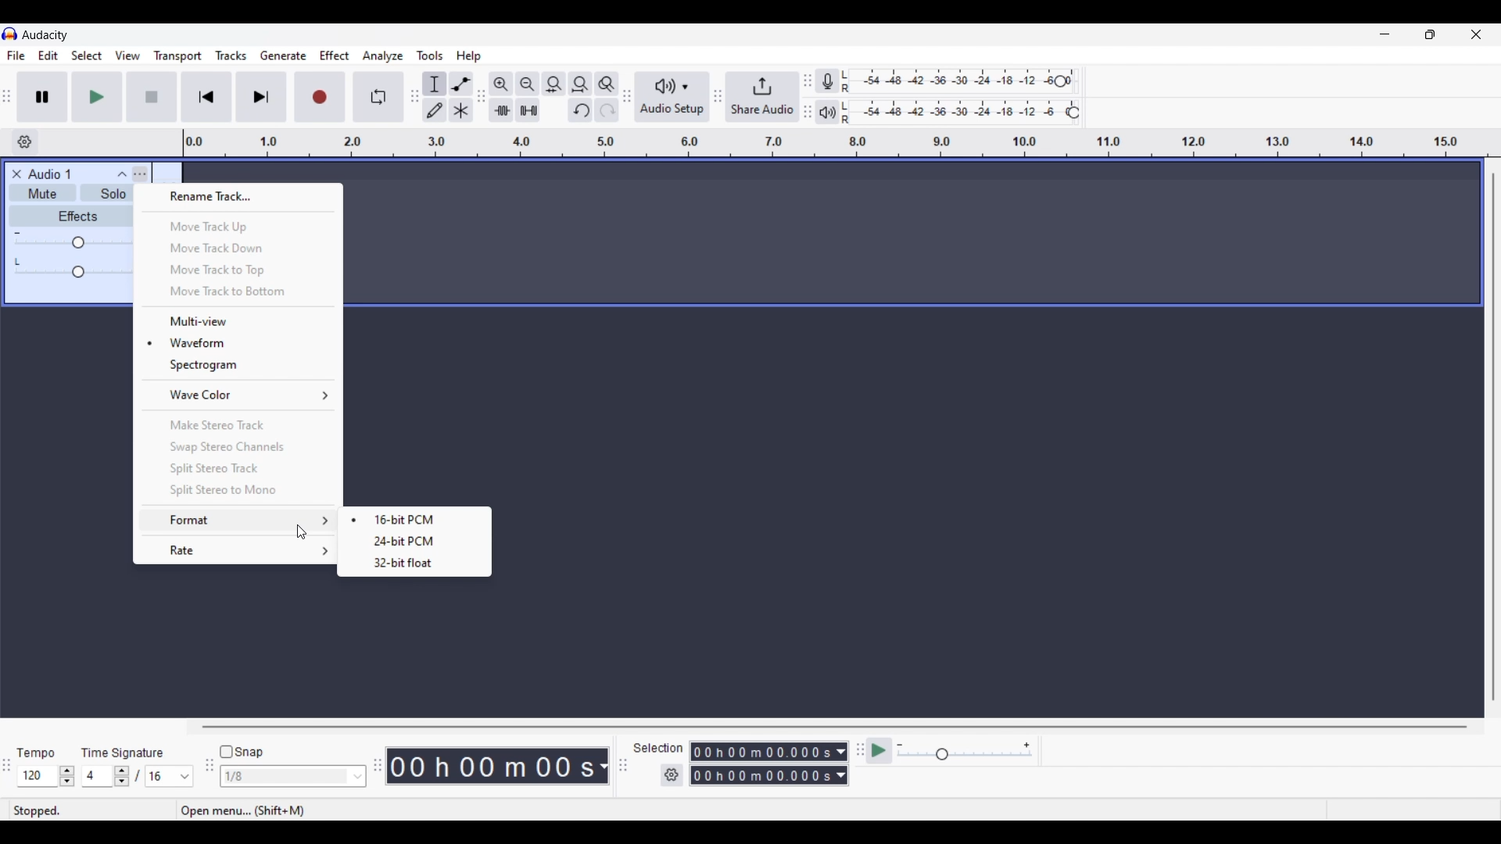 The width and height of the screenshot is (1501, 844). Describe the element at coordinates (91, 810) in the screenshot. I see `Status of recording` at that location.